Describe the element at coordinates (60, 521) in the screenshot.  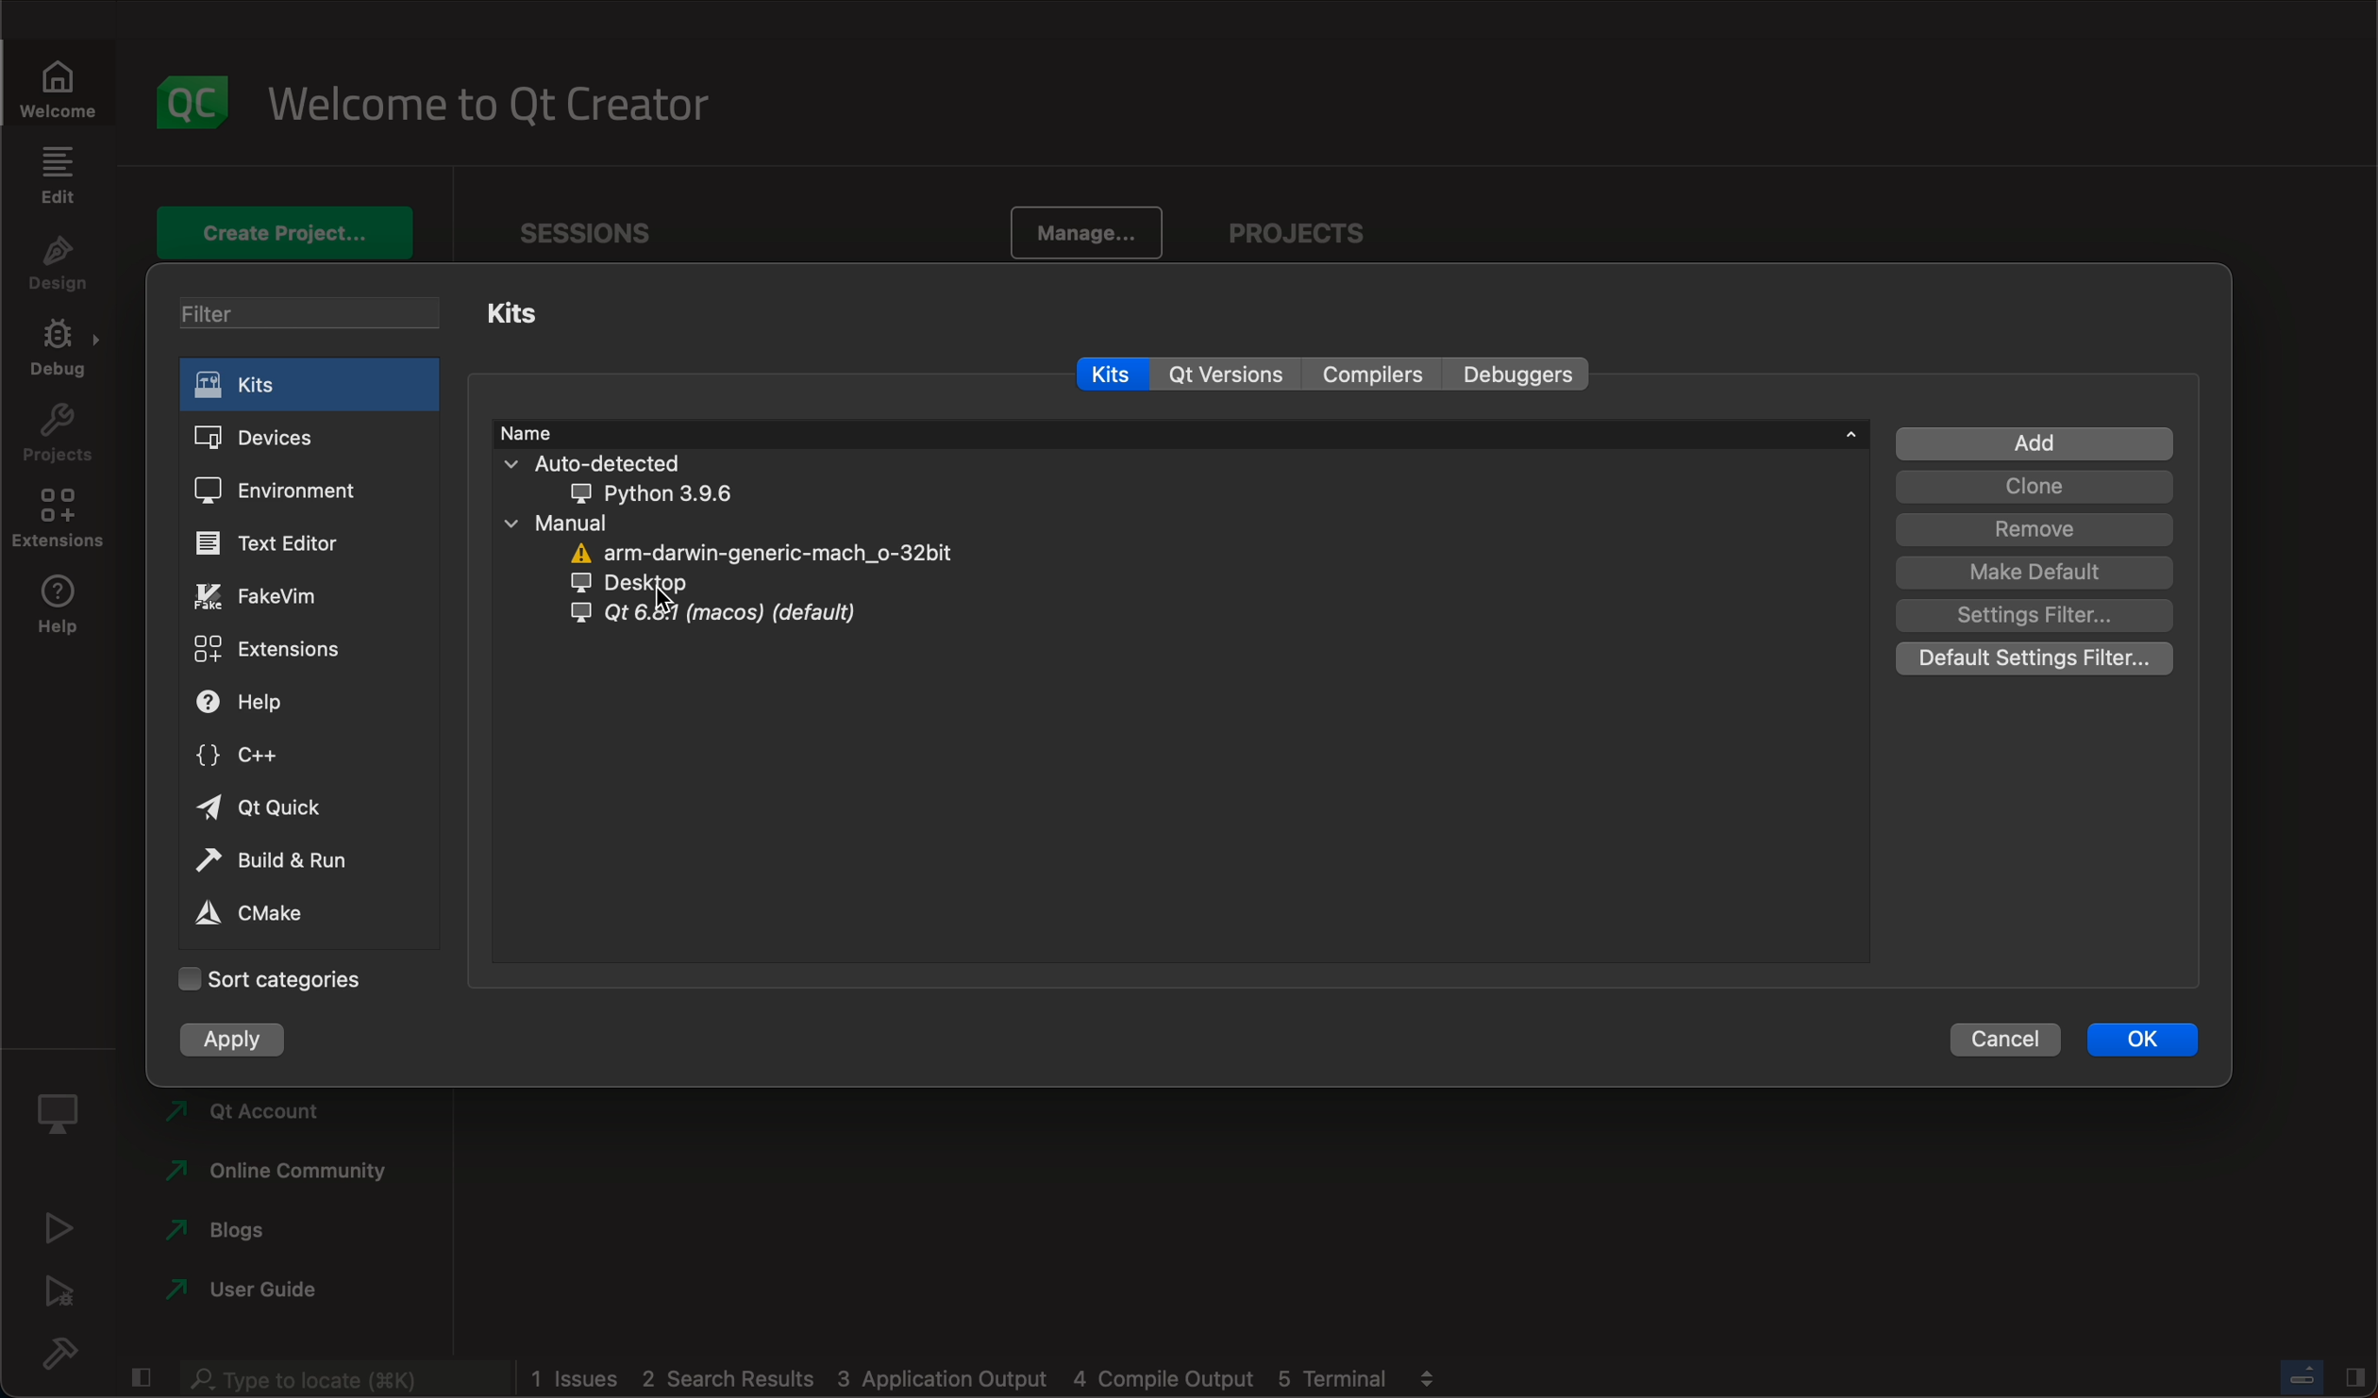
I see `extensions` at that location.